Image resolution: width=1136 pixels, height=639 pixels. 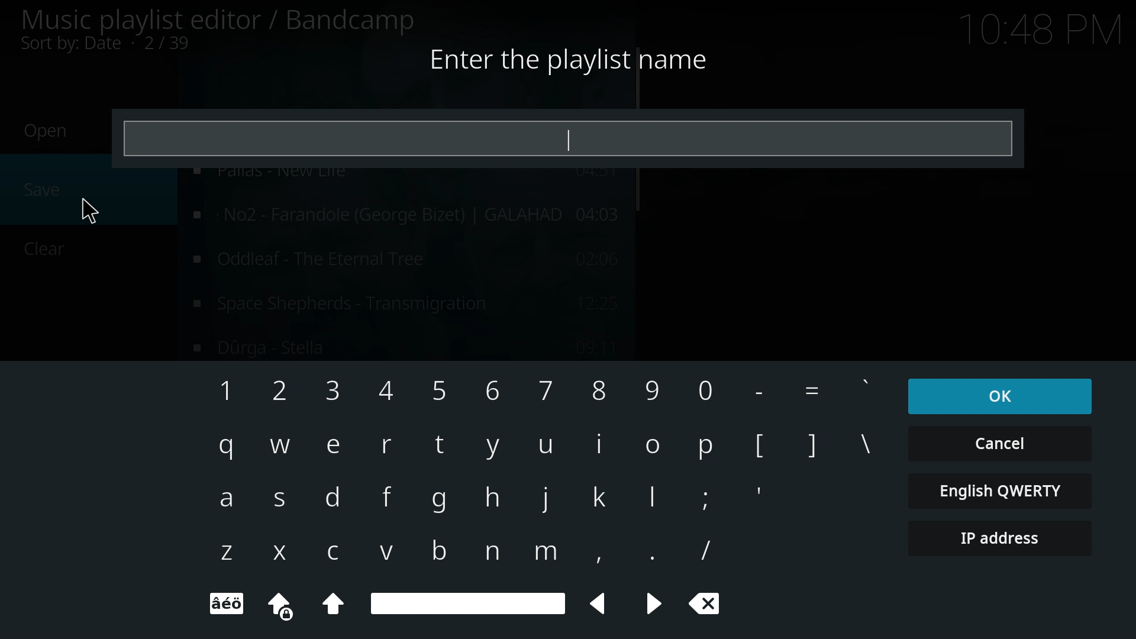 What do you see at coordinates (1005, 540) in the screenshot?
I see `ip address` at bounding box center [1005, 540].